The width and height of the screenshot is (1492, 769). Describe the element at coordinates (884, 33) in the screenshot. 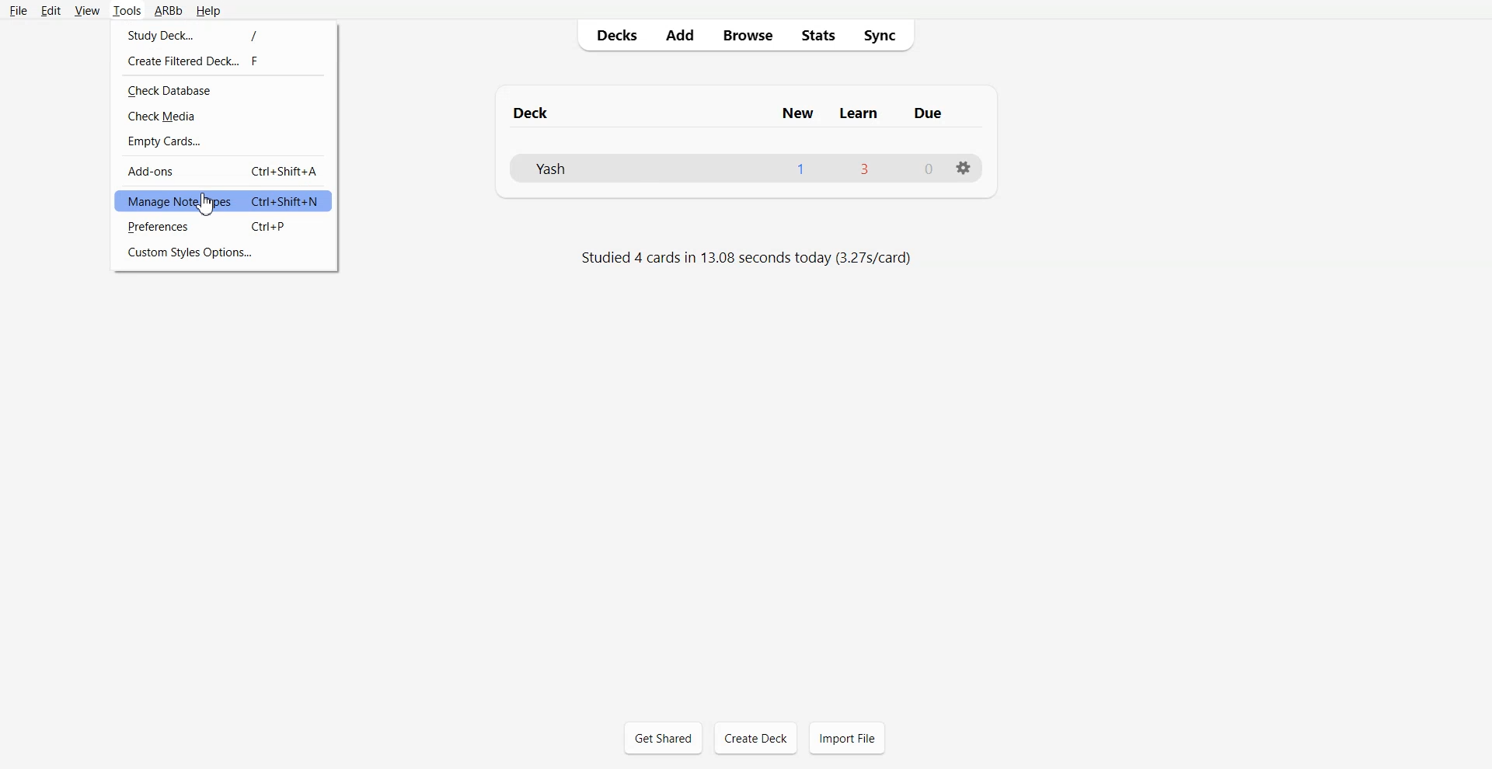

I see `Sync` at that location.